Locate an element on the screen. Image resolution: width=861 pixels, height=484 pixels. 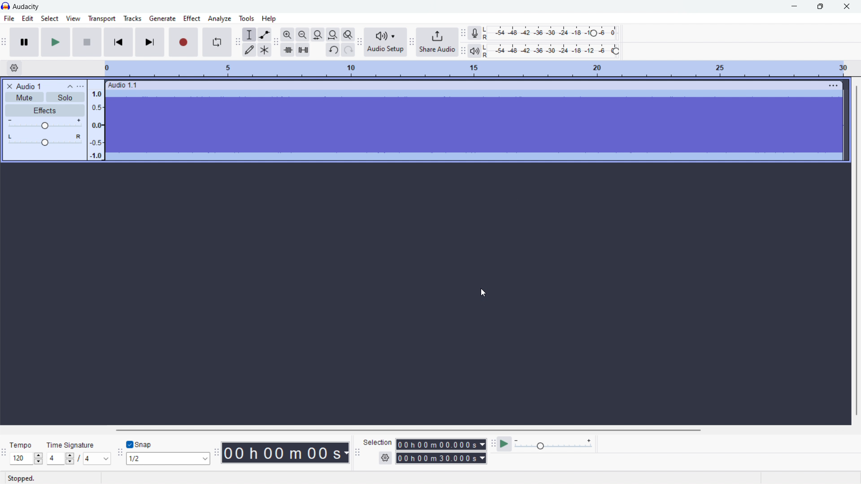
timeline is located at coordinates (478, 68).